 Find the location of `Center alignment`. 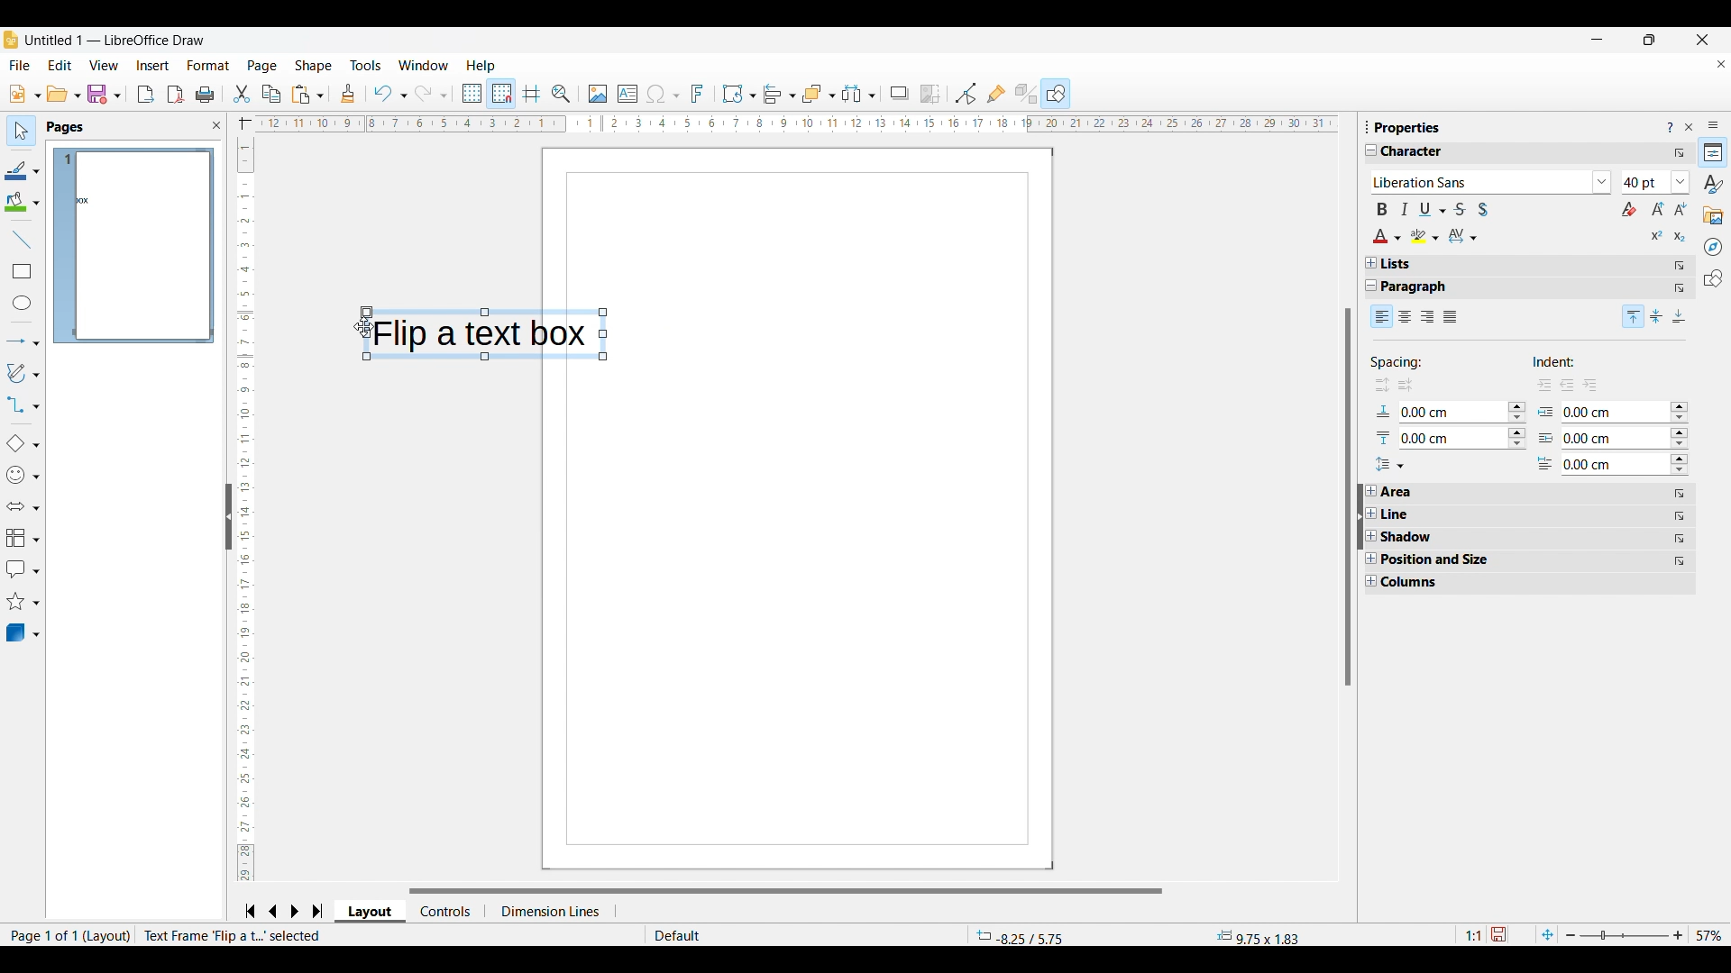

Center alignment is located at coordinates (1406, 317).